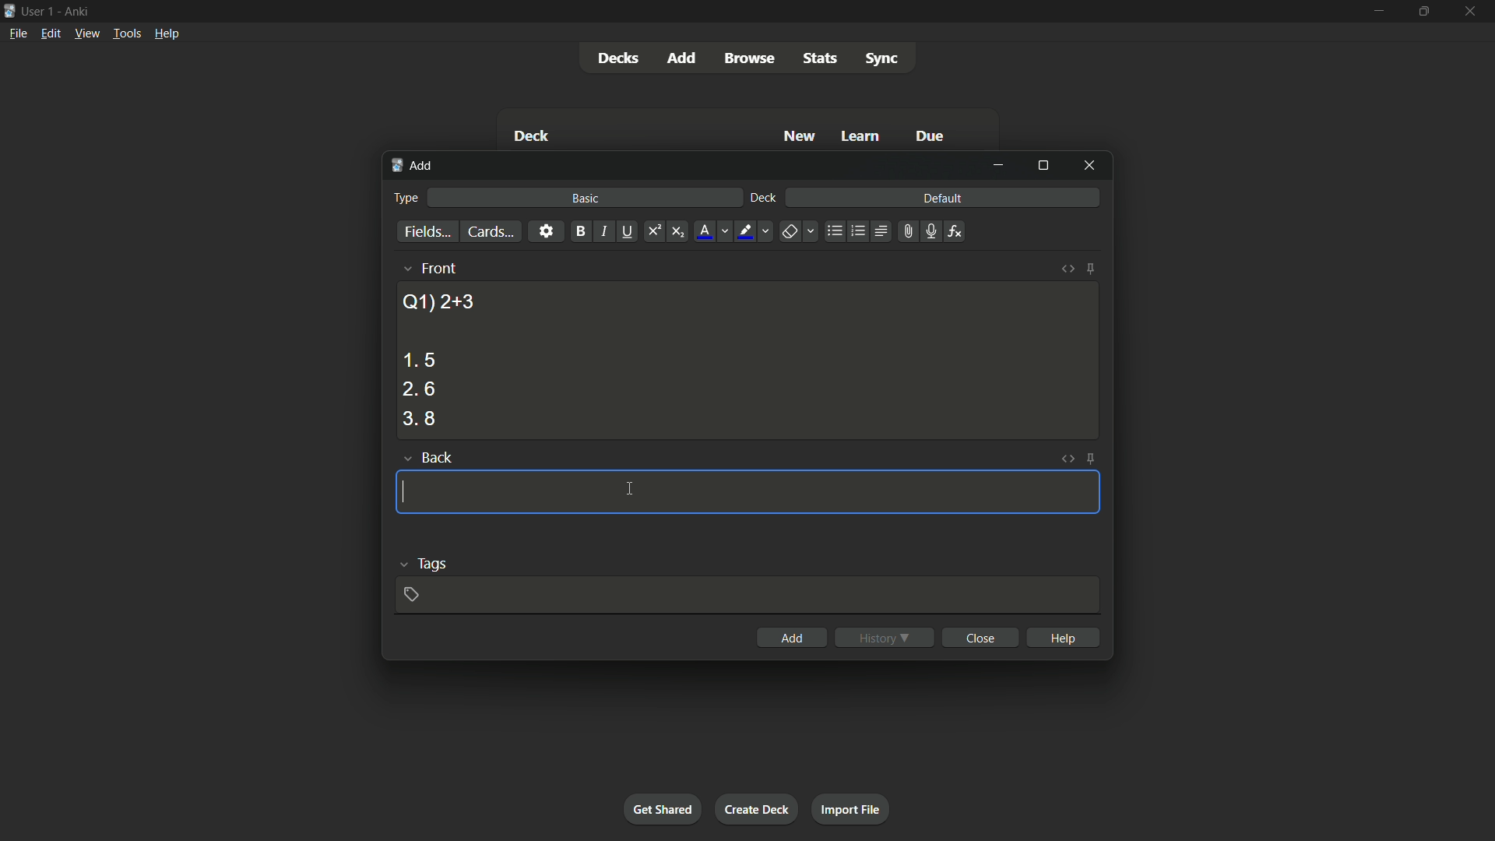 The image size is (1495, 841). I want to click on type, so click(404, 198).